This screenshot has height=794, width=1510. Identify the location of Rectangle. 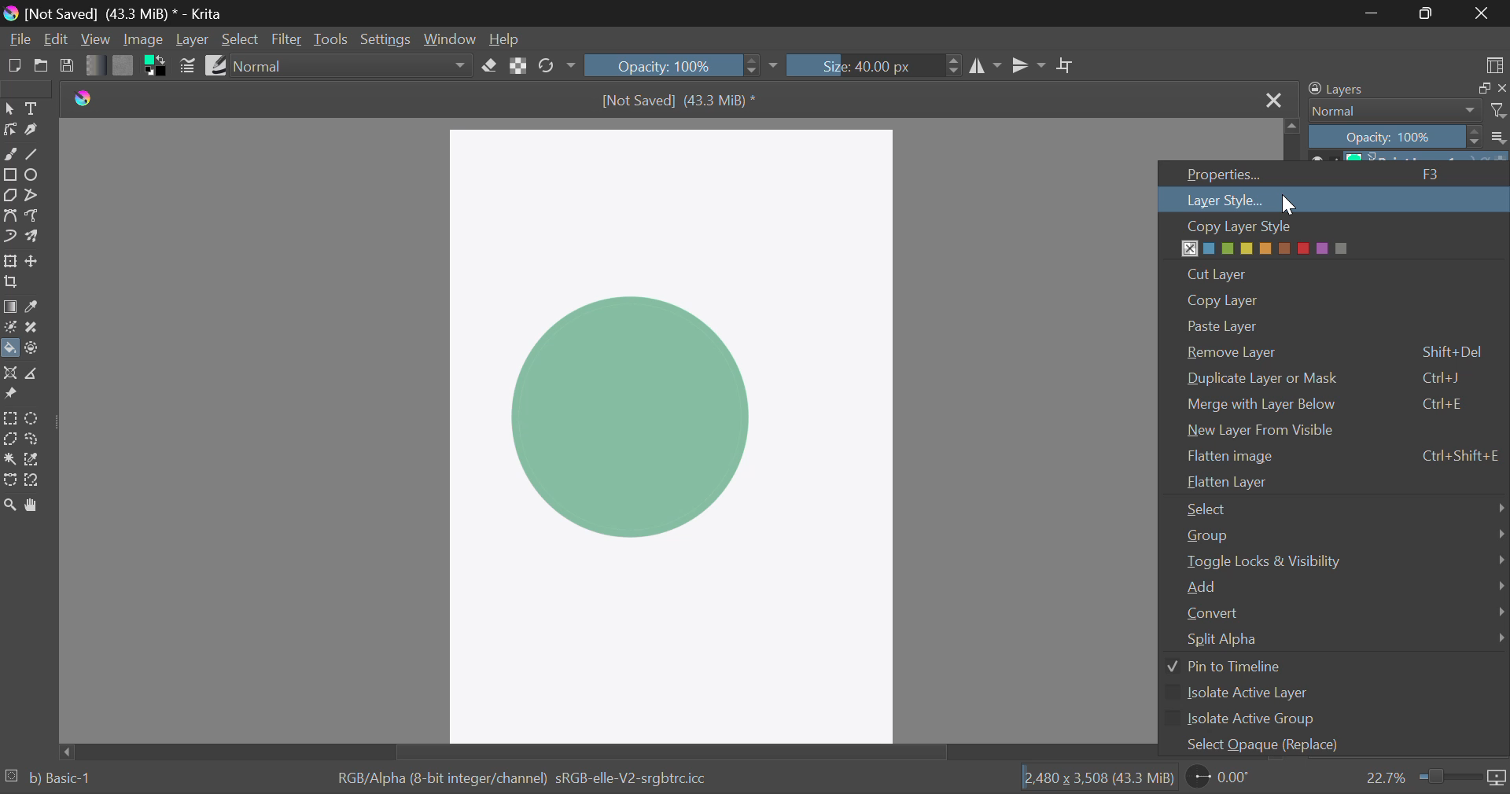
(11, 174).